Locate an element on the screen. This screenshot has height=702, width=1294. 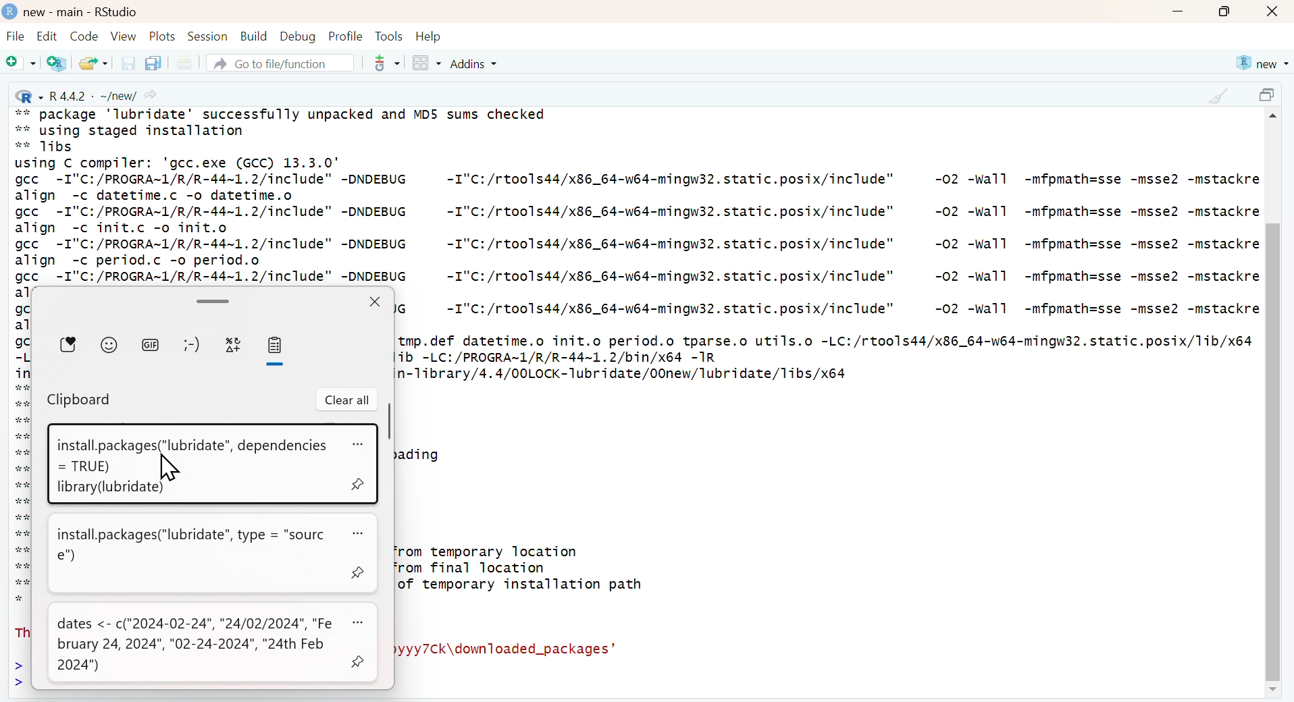
clipboard is located at coordinates (274, 346).